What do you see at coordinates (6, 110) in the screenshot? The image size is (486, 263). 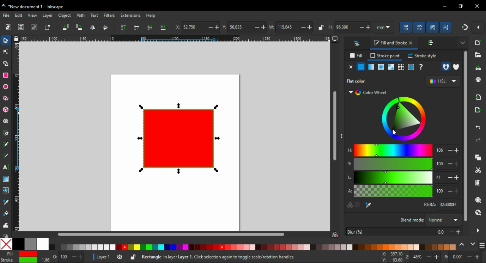 I see `3D box tool` at bounding box center [6, 110].